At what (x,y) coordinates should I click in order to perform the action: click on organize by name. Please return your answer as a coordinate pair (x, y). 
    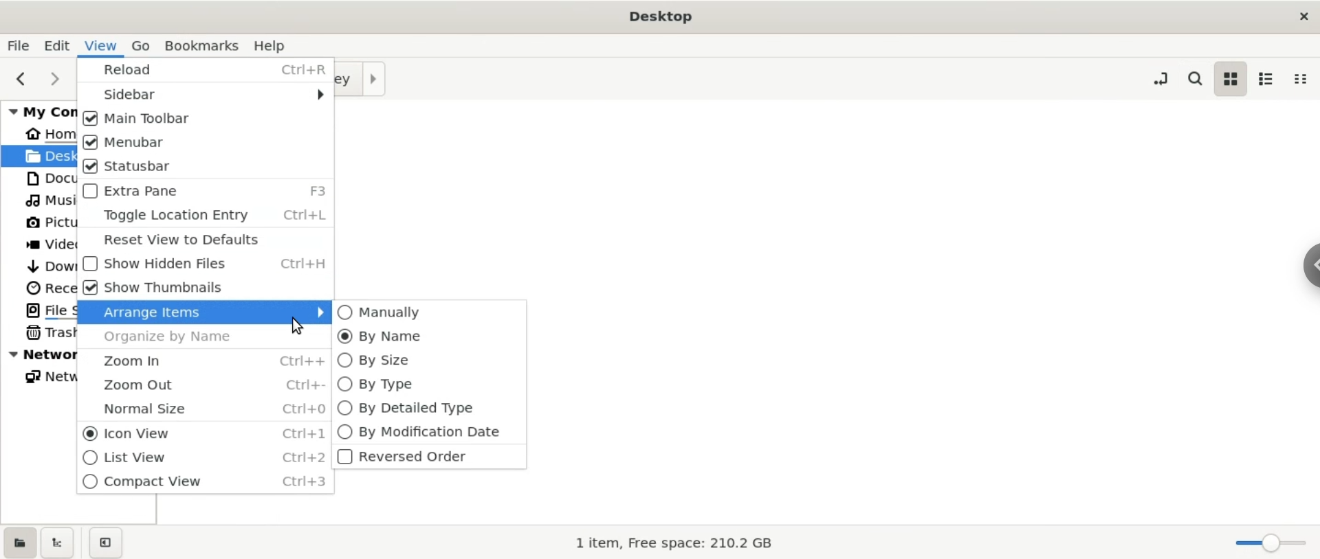
    Looking at the image, I should click on (204, 337).